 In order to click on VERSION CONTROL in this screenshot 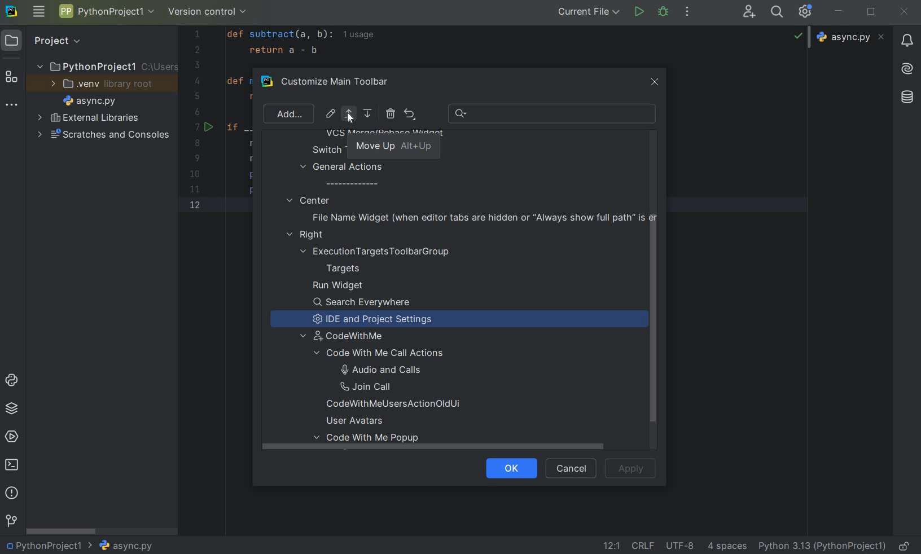, I will do `click(208, 14)`.